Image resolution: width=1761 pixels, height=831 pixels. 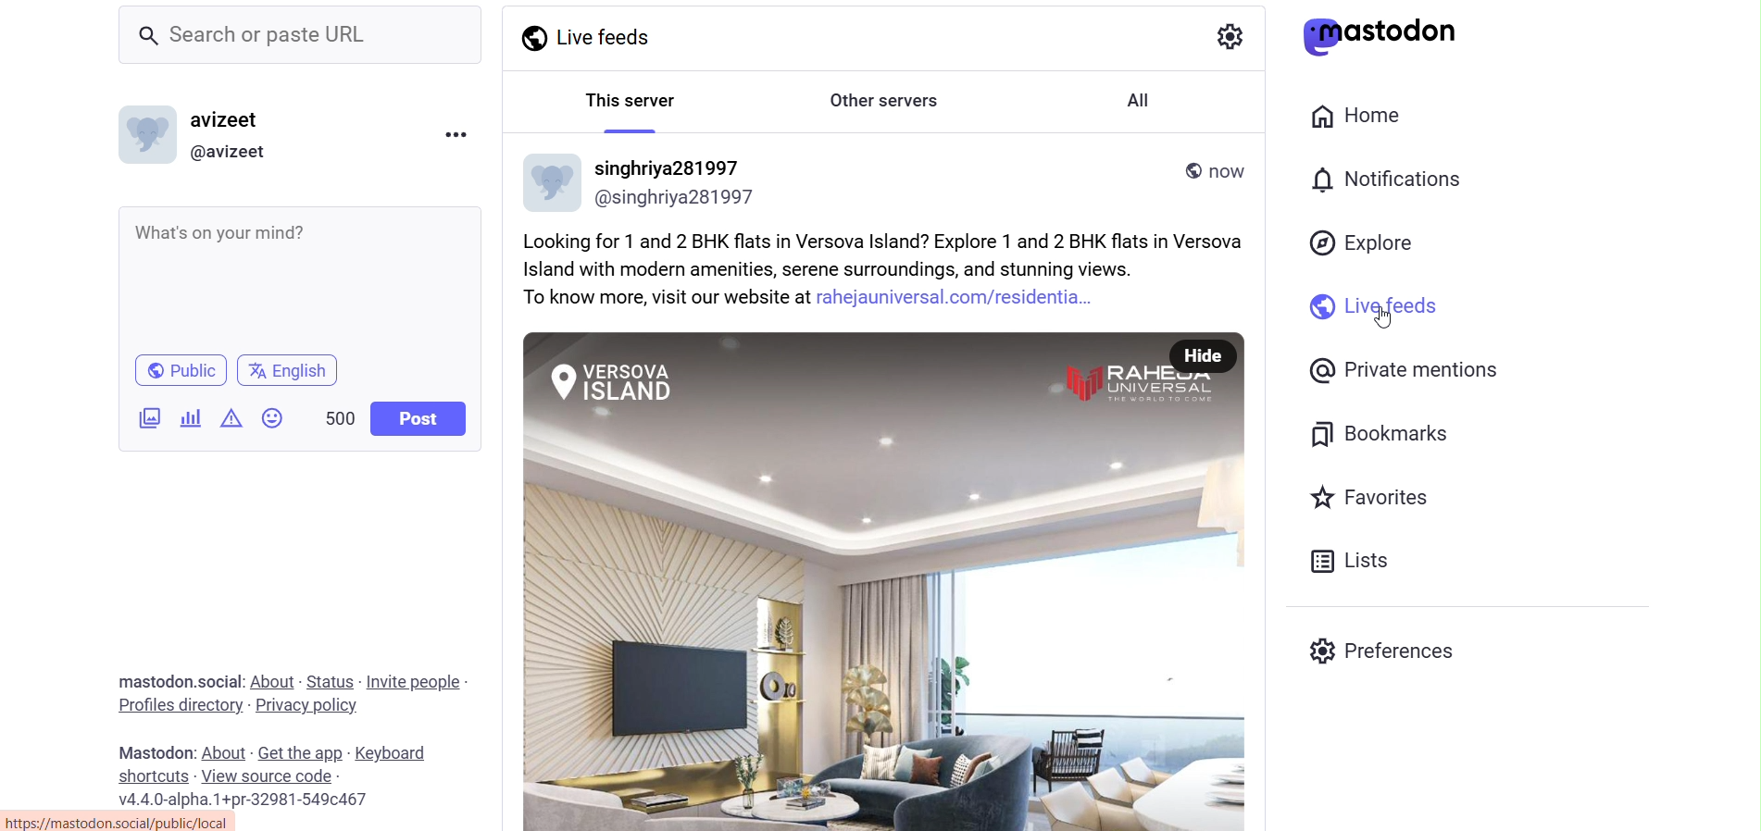 What do you see at coordinates (629, 98) in the screenshot?
I see `This Server` at bounding box center [629, 98].